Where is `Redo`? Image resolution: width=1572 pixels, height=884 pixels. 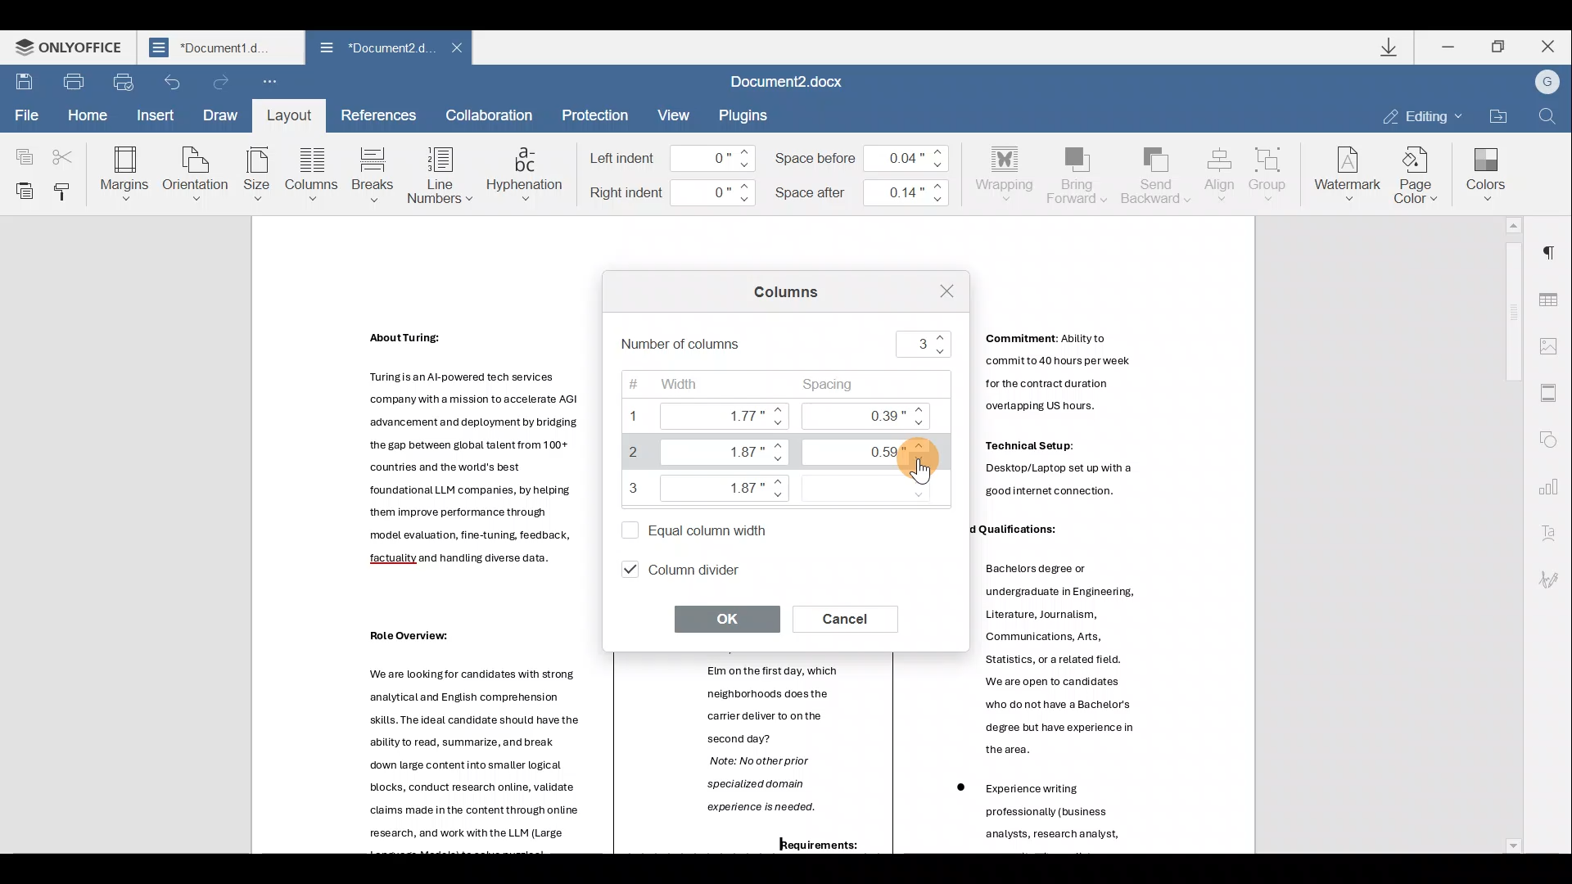 Redo is located at coordinates (223, 83).